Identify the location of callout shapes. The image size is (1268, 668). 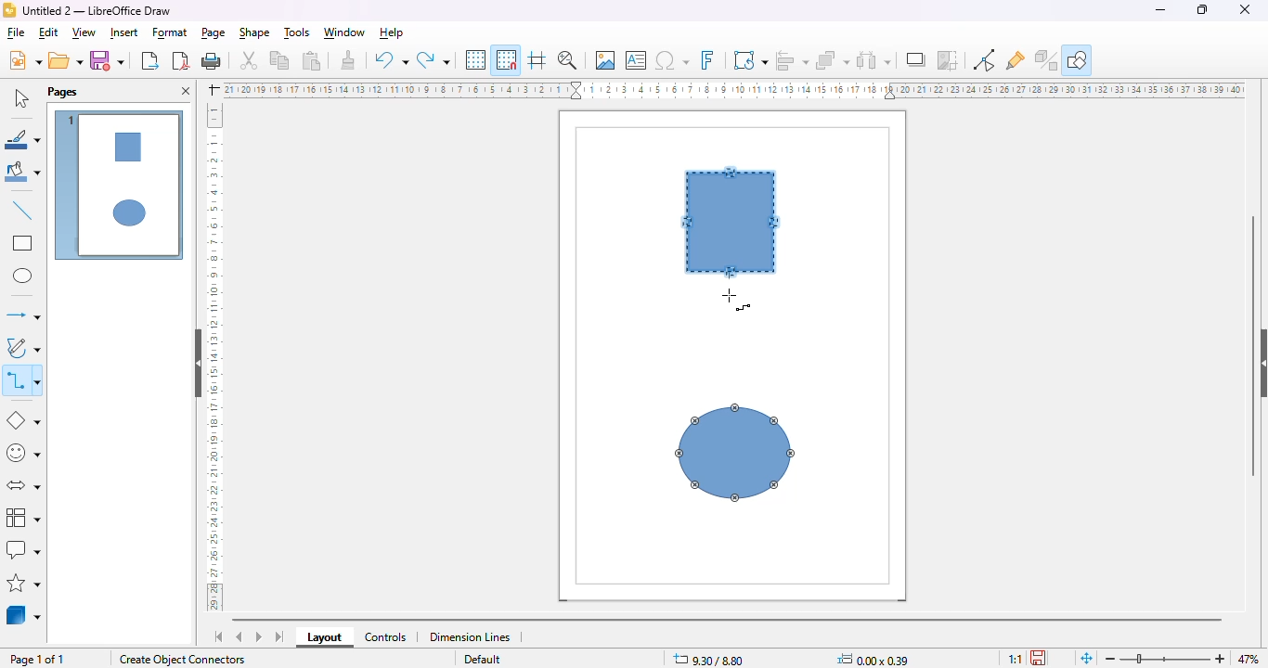
(24, 549).